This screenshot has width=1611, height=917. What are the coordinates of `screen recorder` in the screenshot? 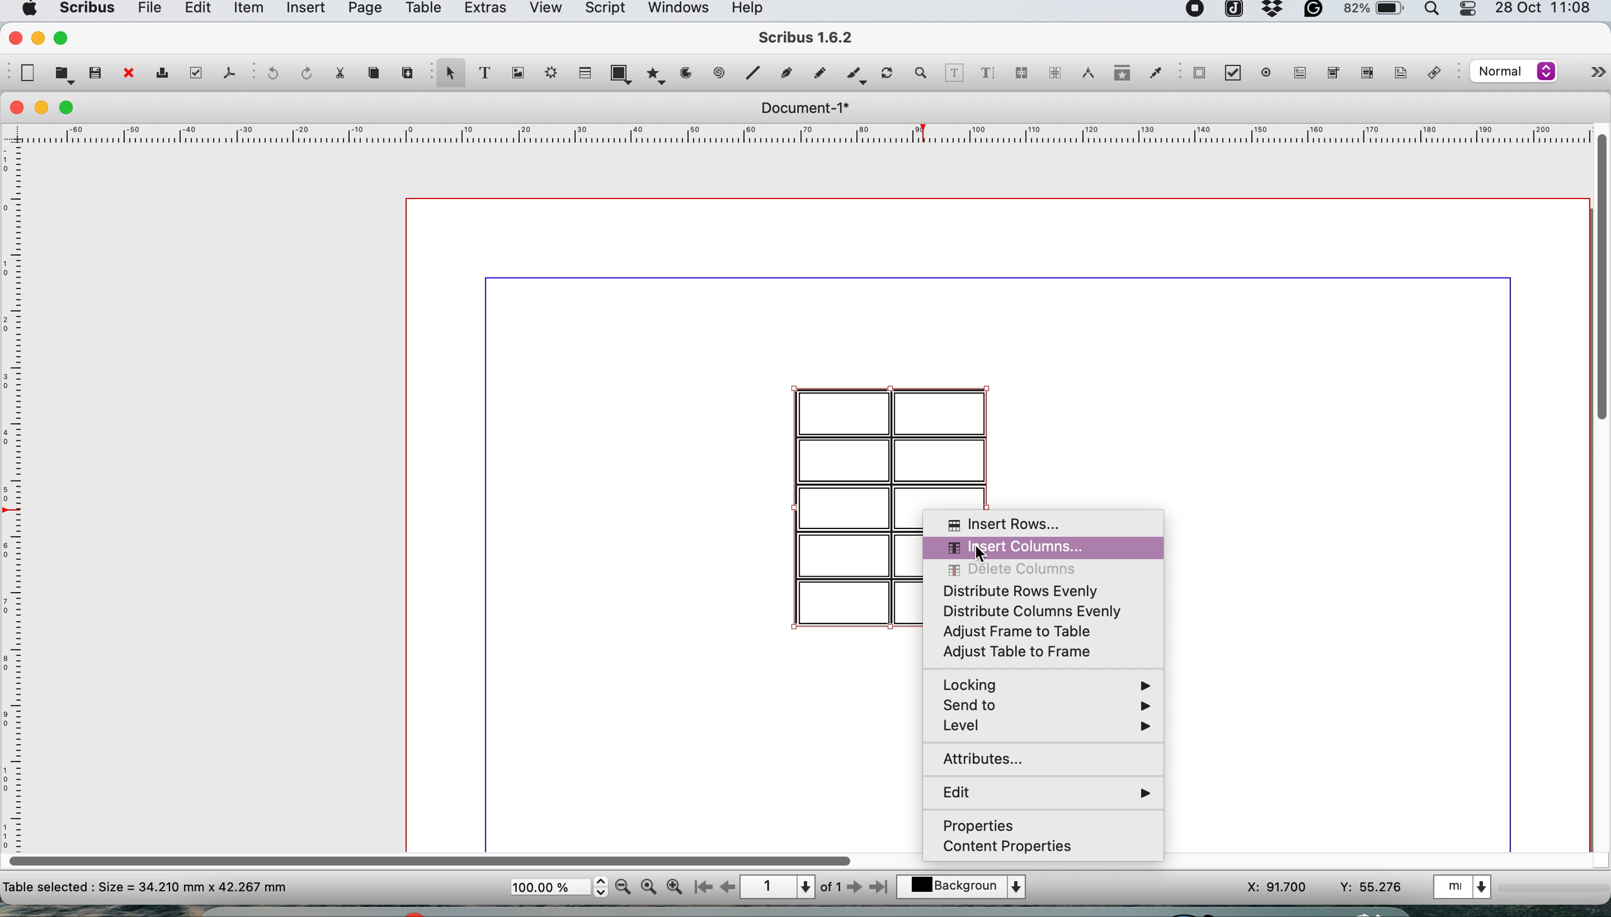 It's located at (1196, 11).